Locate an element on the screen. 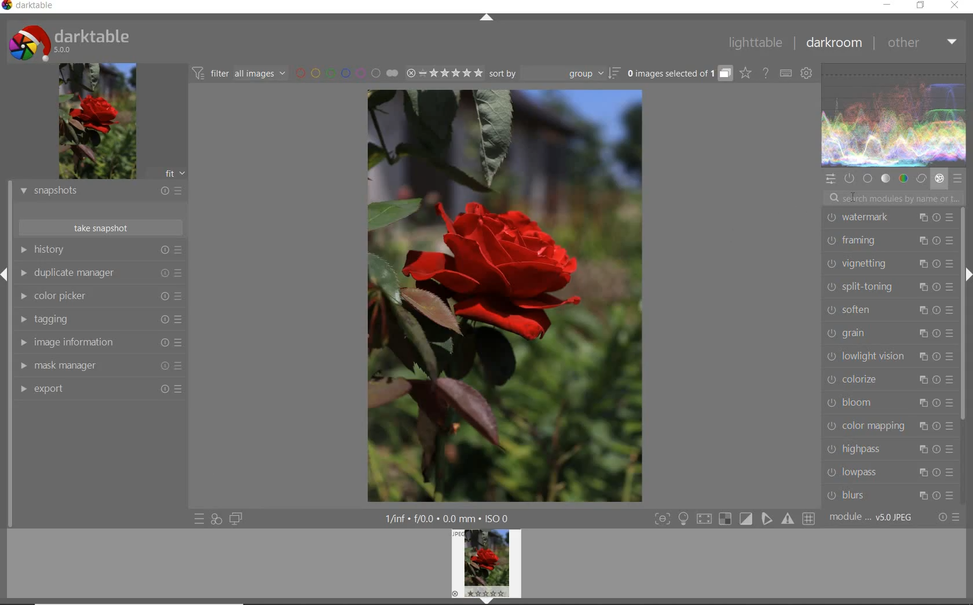 This screenshot has height=605, width=973. image preview is located at coordinates (486, 567).